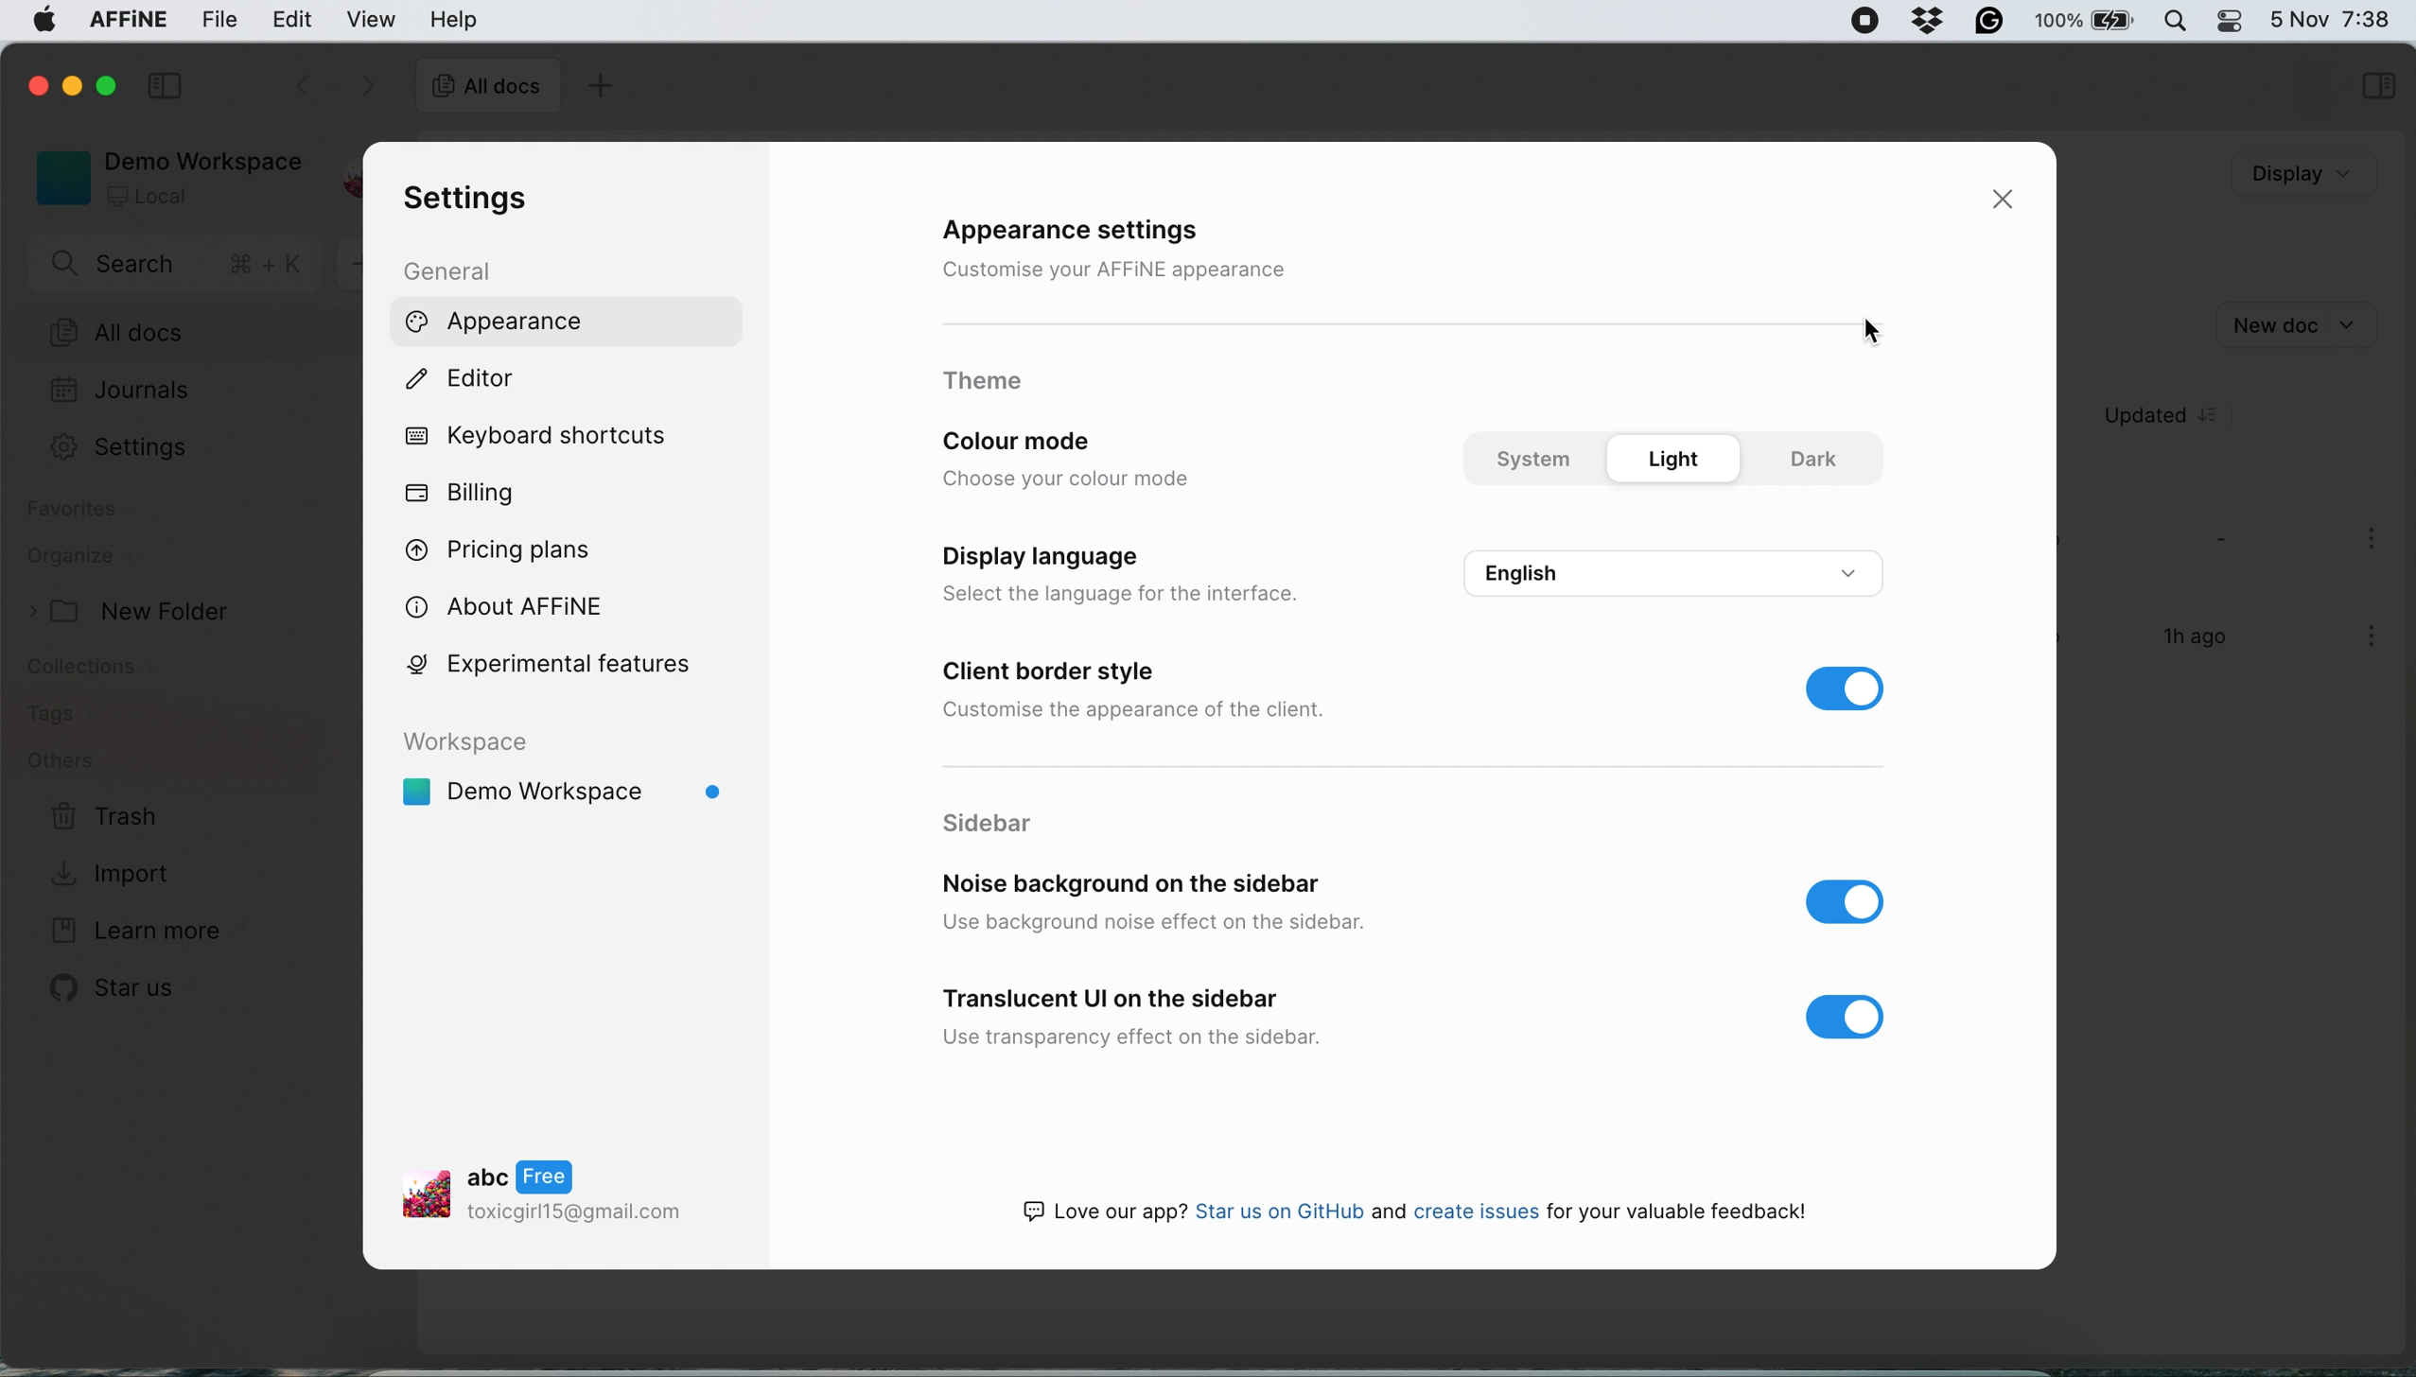 Image resolution: width=2416 pixels, height=1377 pixels. I want to click on tags, so click(76, 714).